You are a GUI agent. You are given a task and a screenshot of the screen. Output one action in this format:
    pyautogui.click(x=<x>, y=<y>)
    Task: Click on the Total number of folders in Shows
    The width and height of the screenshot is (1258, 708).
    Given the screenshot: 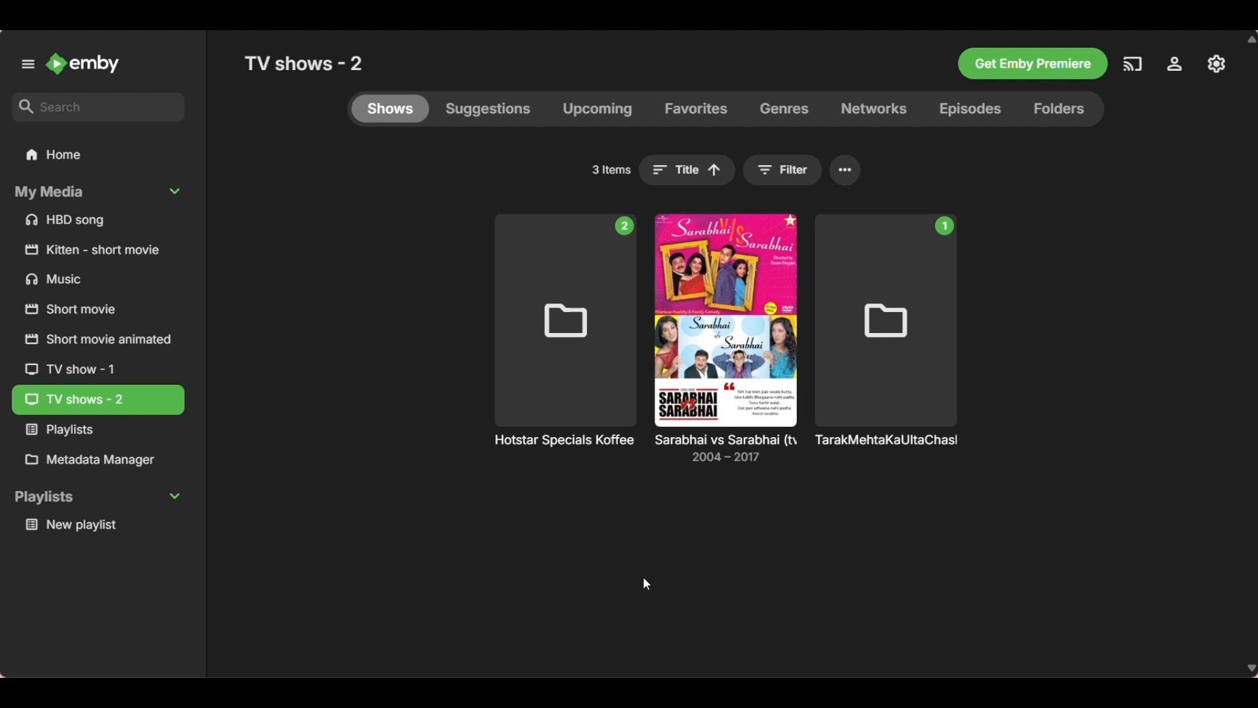 What is the action you would take?
    pyautogui.click(x=606, y=170)
    